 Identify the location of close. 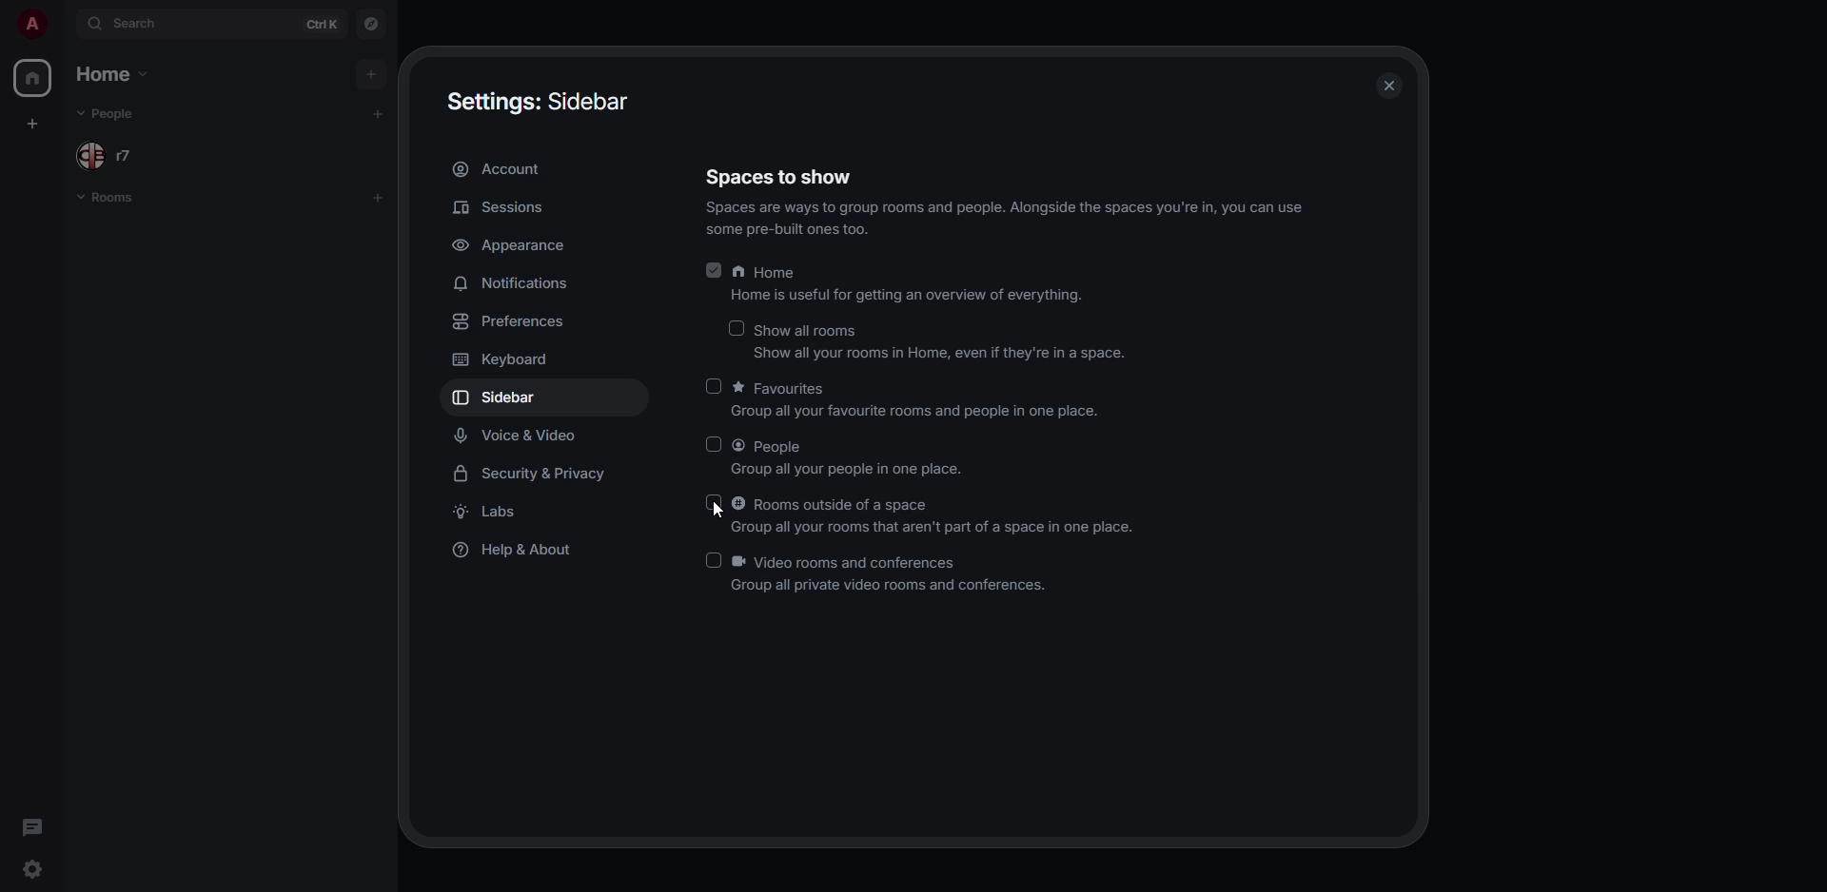
(1388, 86).